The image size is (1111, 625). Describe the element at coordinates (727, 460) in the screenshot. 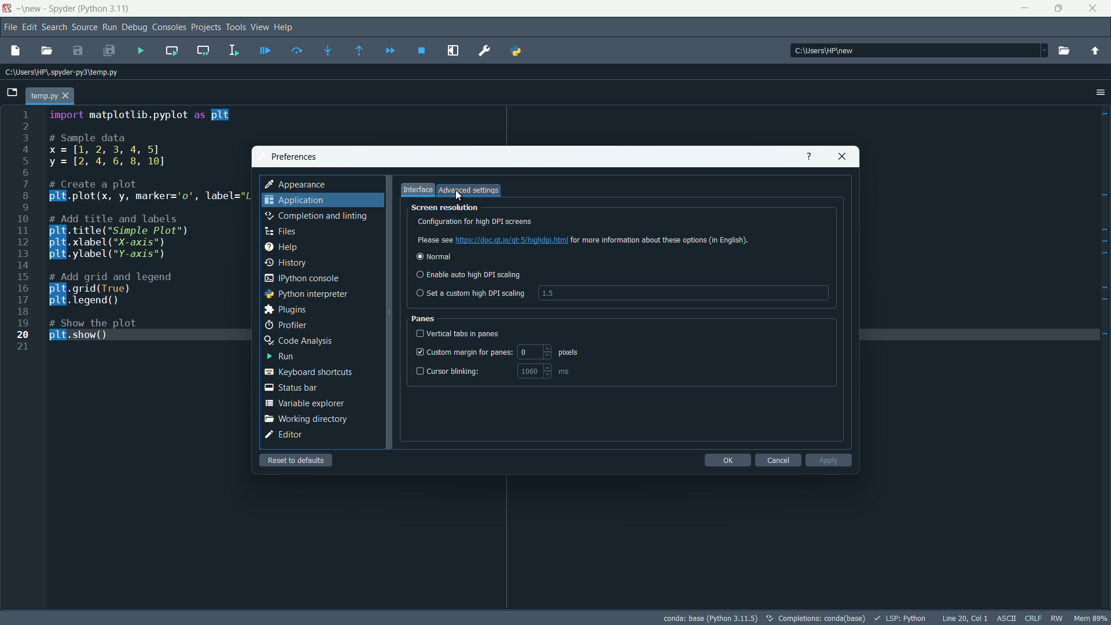

I see `ok` at that location.